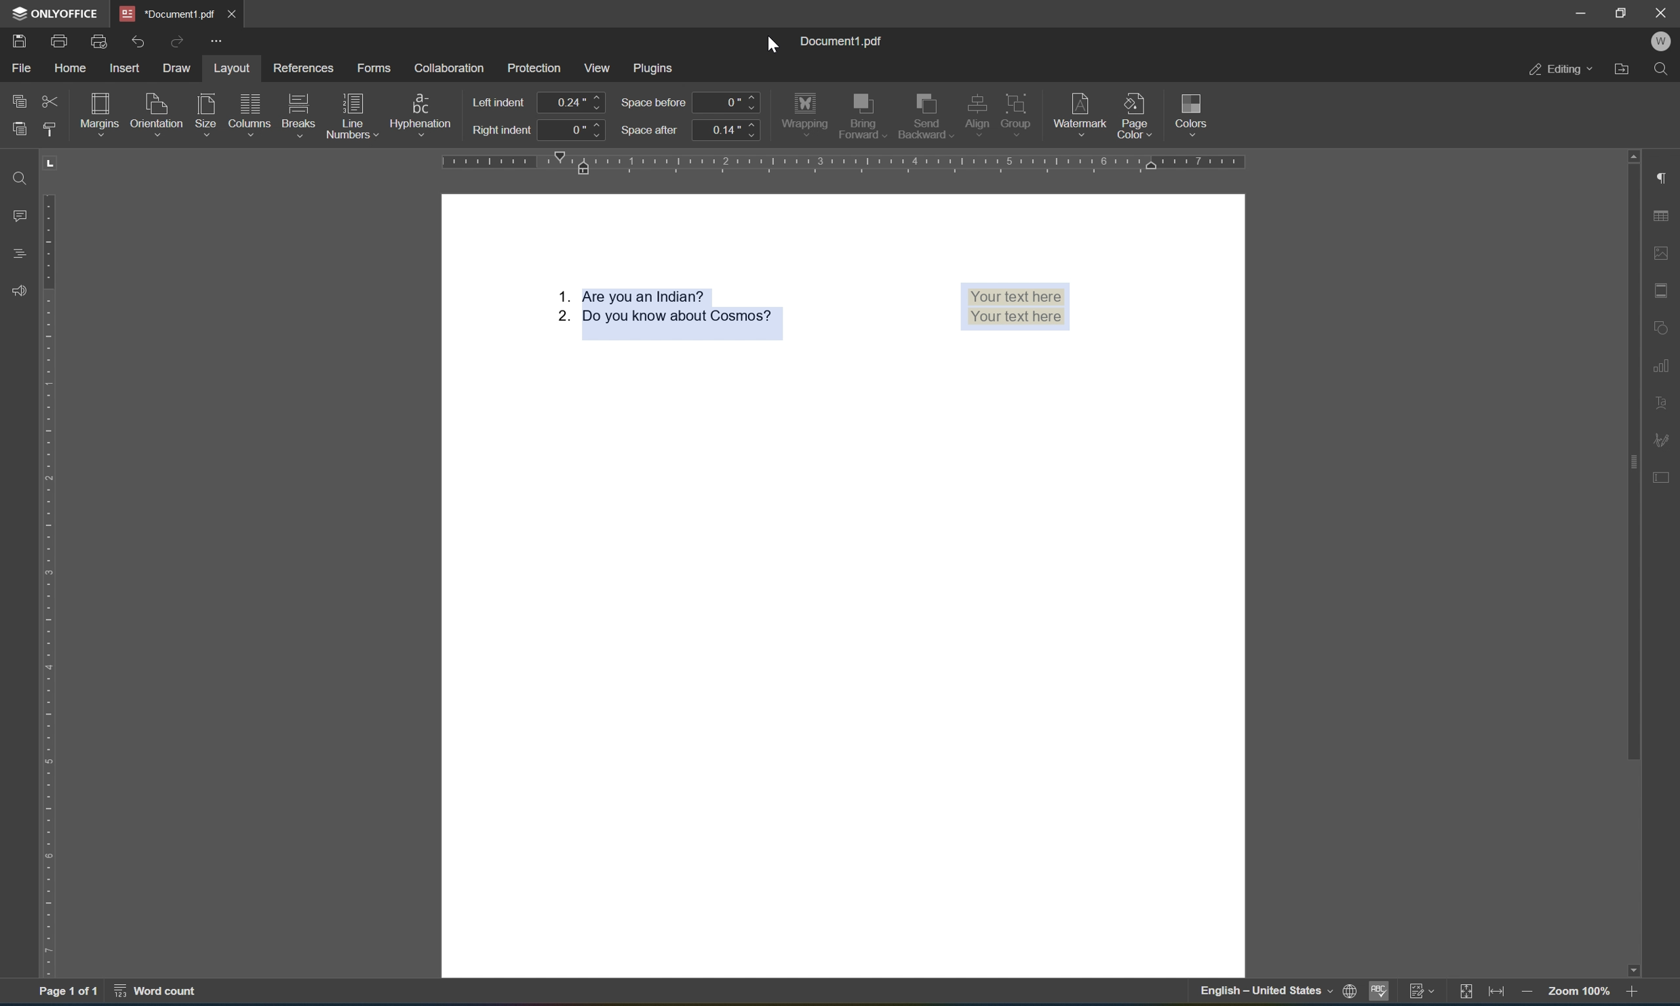  Describe the element at coordinates (863, 116) in the screenshot. I see `send forward` at that location.